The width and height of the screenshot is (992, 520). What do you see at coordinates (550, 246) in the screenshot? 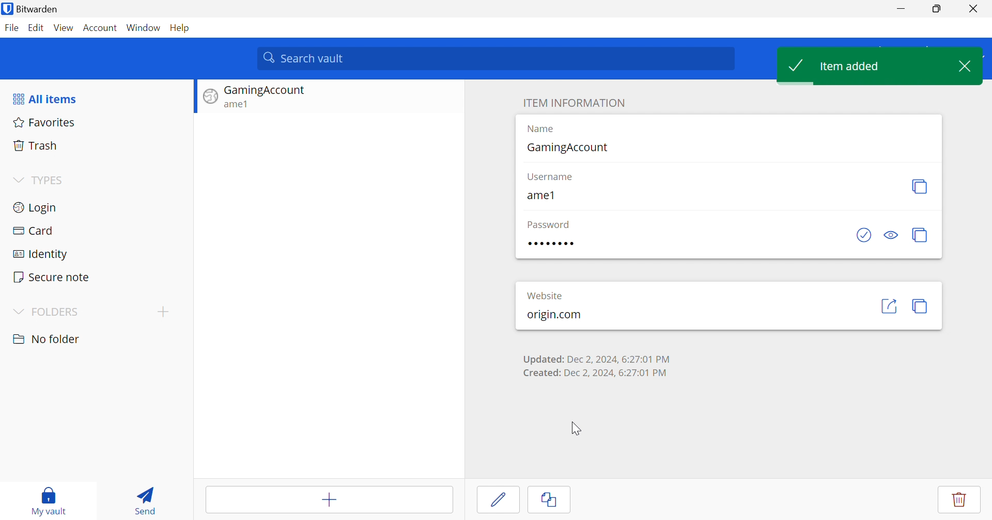
I see `Password` at bounding box center [550, 246].